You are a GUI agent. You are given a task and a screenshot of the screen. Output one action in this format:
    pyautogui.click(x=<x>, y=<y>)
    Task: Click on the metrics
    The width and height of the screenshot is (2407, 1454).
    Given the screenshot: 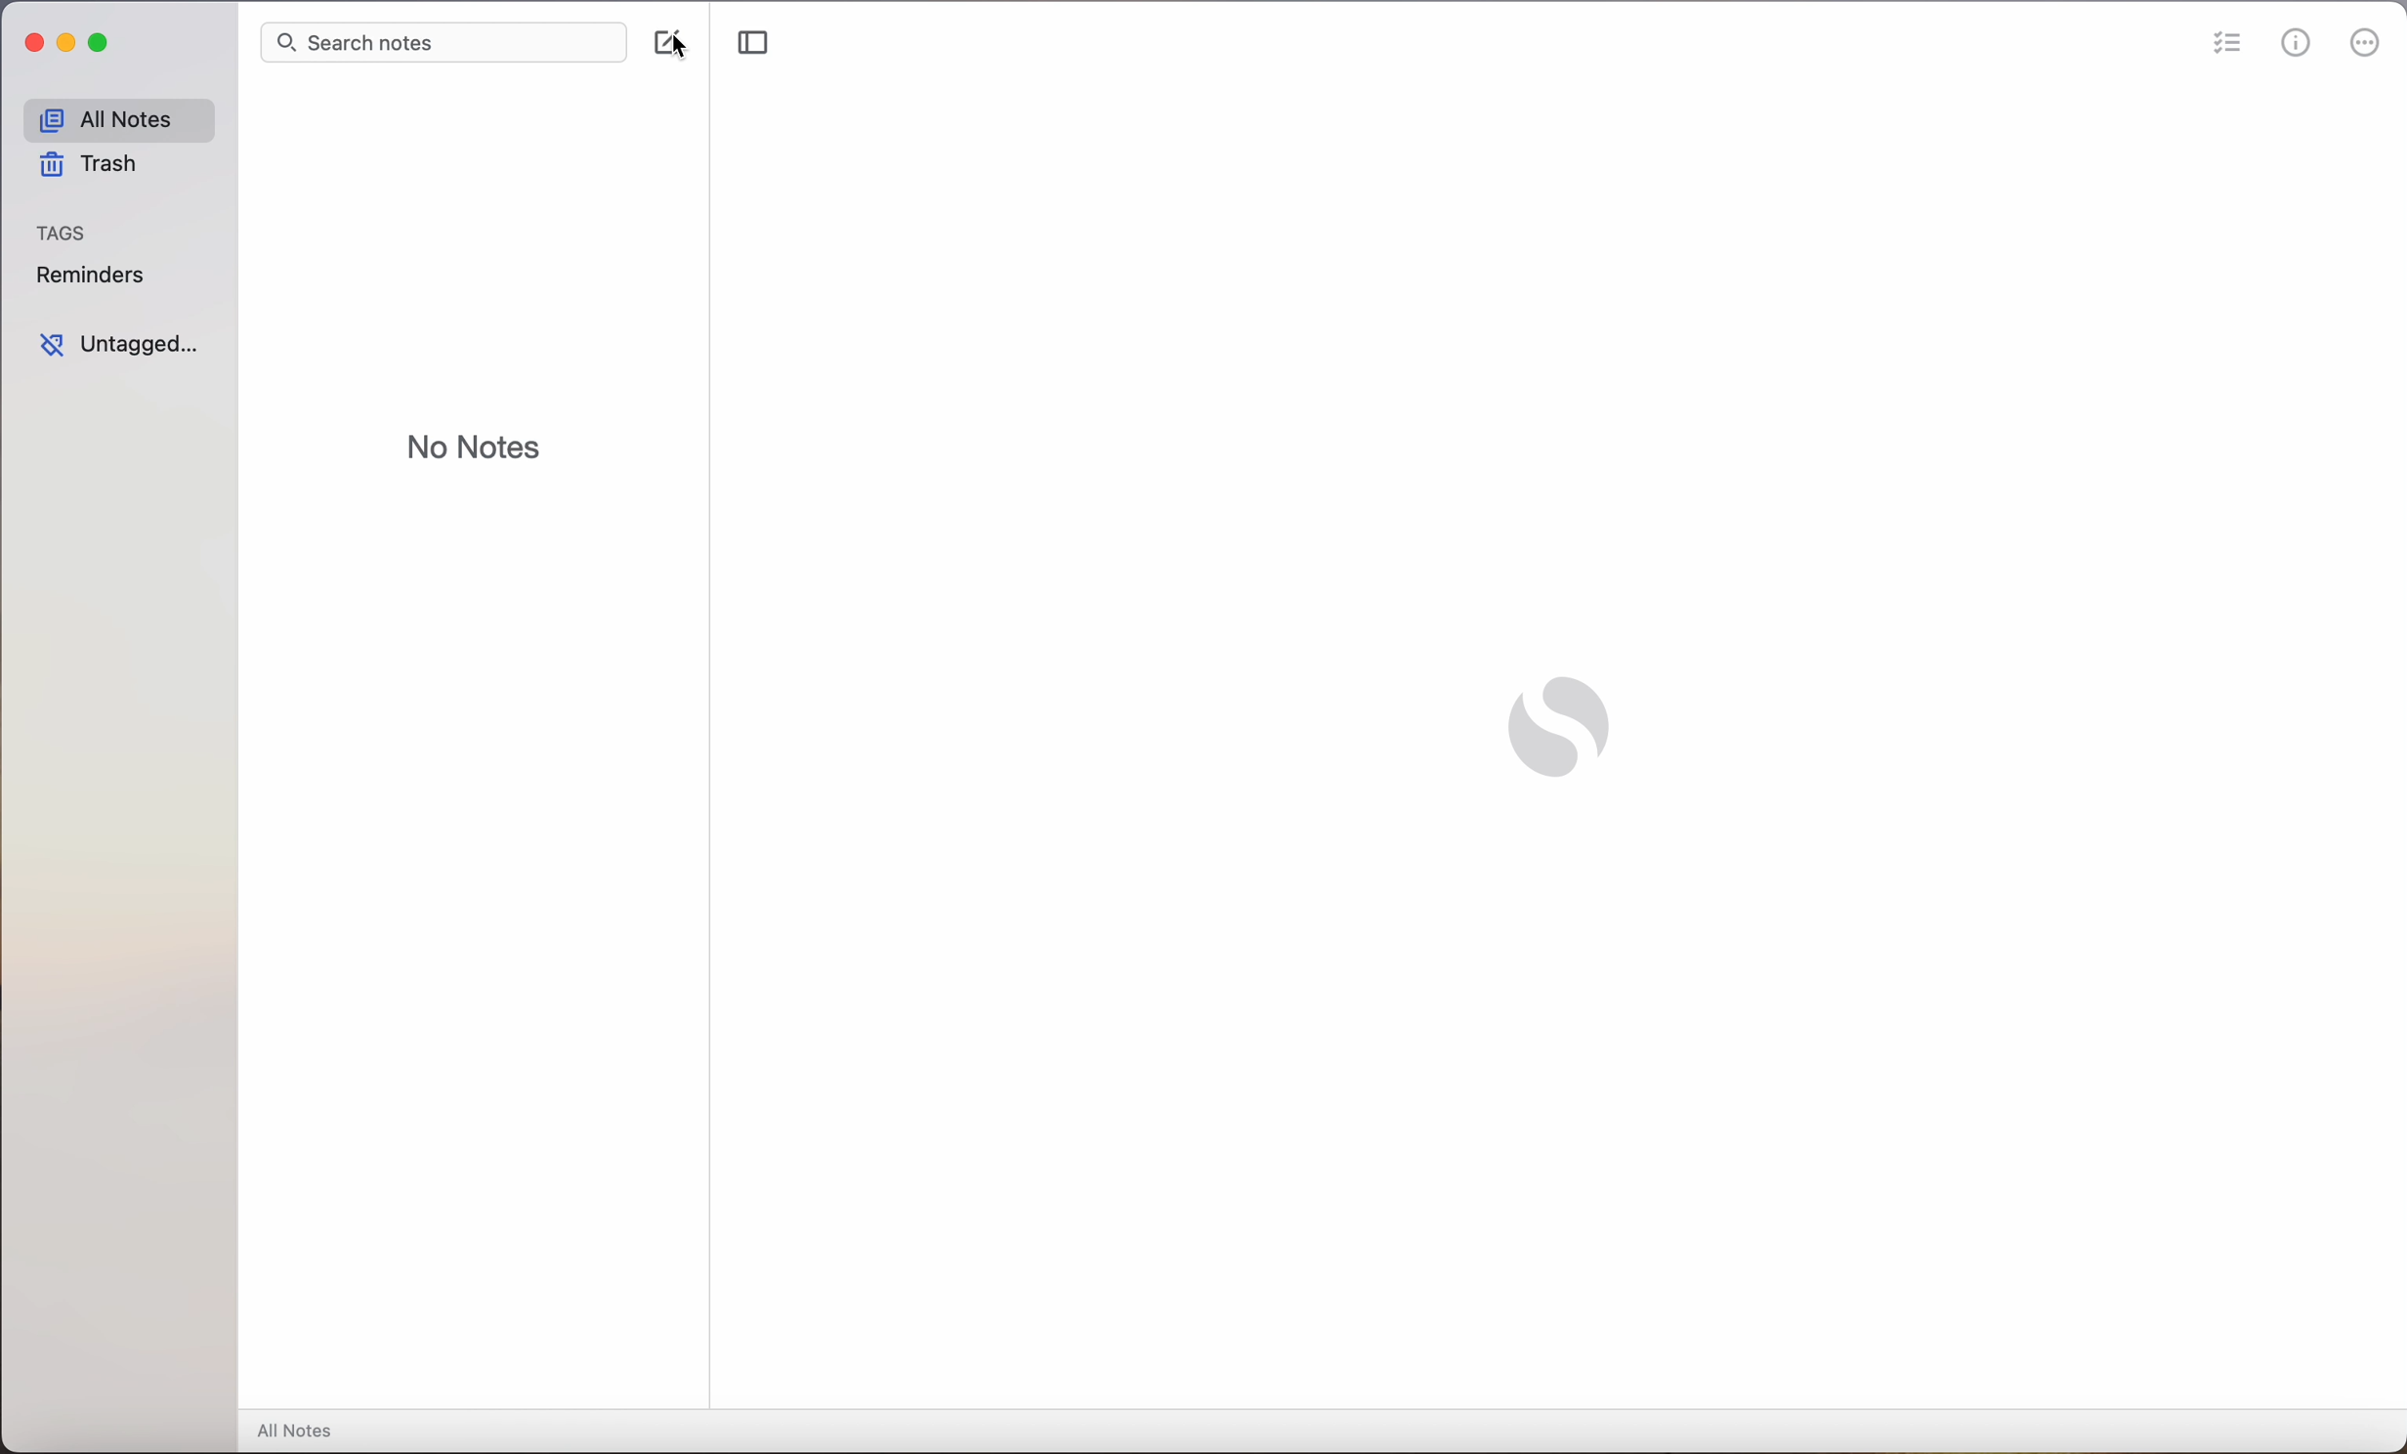 What is the action you would take?
    pyautogui.click(x=2296, y=44)
    